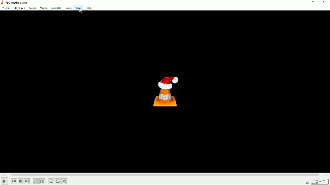  What do you see at coordinates (36, 181) in the screenshot?
I see `toggle video in fullscreen` at bounding box center [36, 181].